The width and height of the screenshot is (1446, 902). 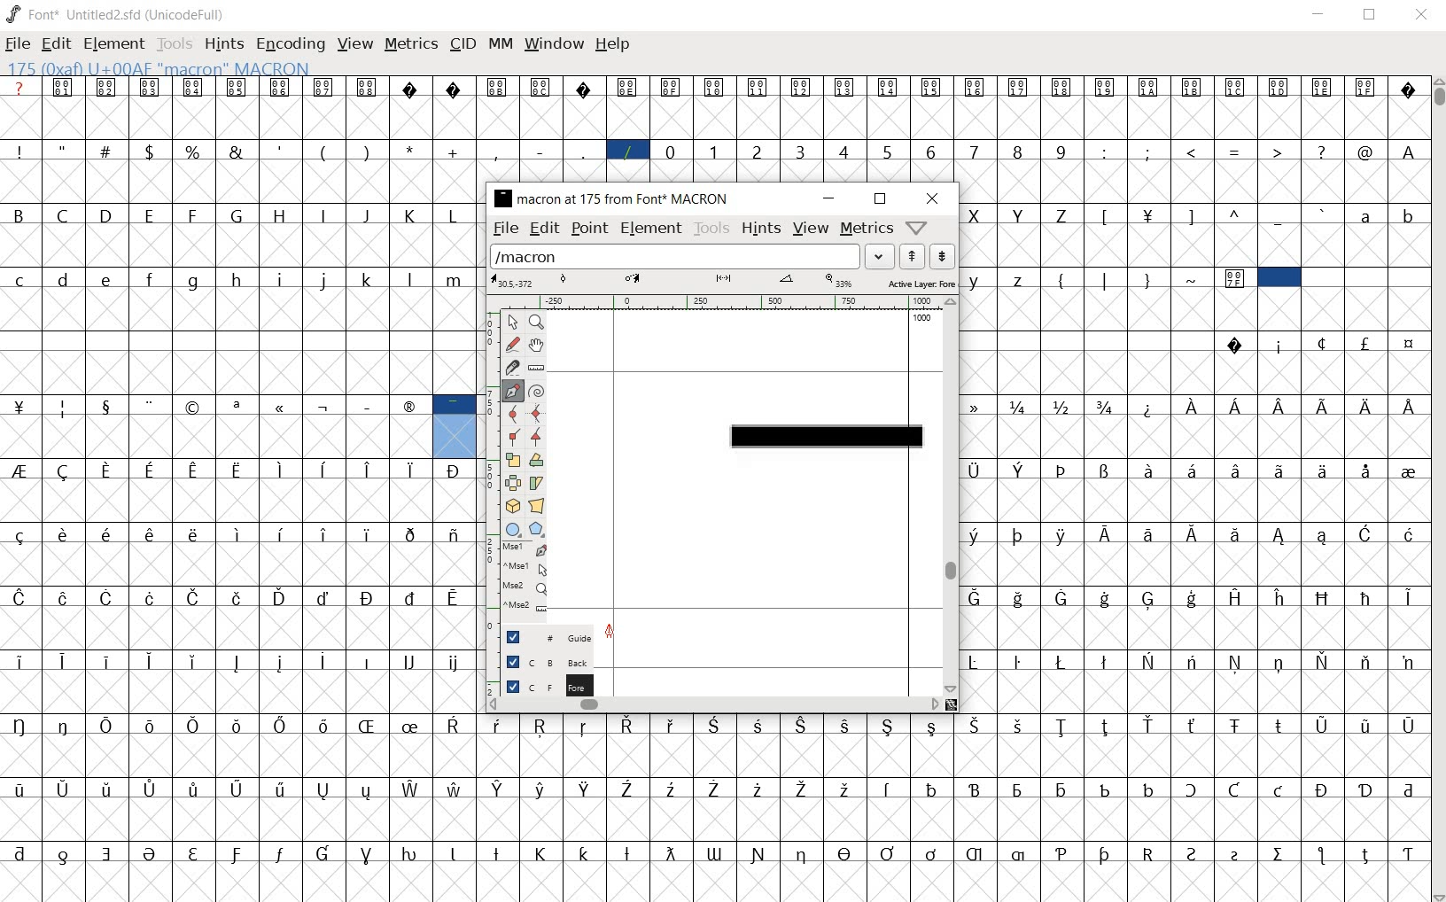 I want to click on Symbol, so click(x=1364, y=471).